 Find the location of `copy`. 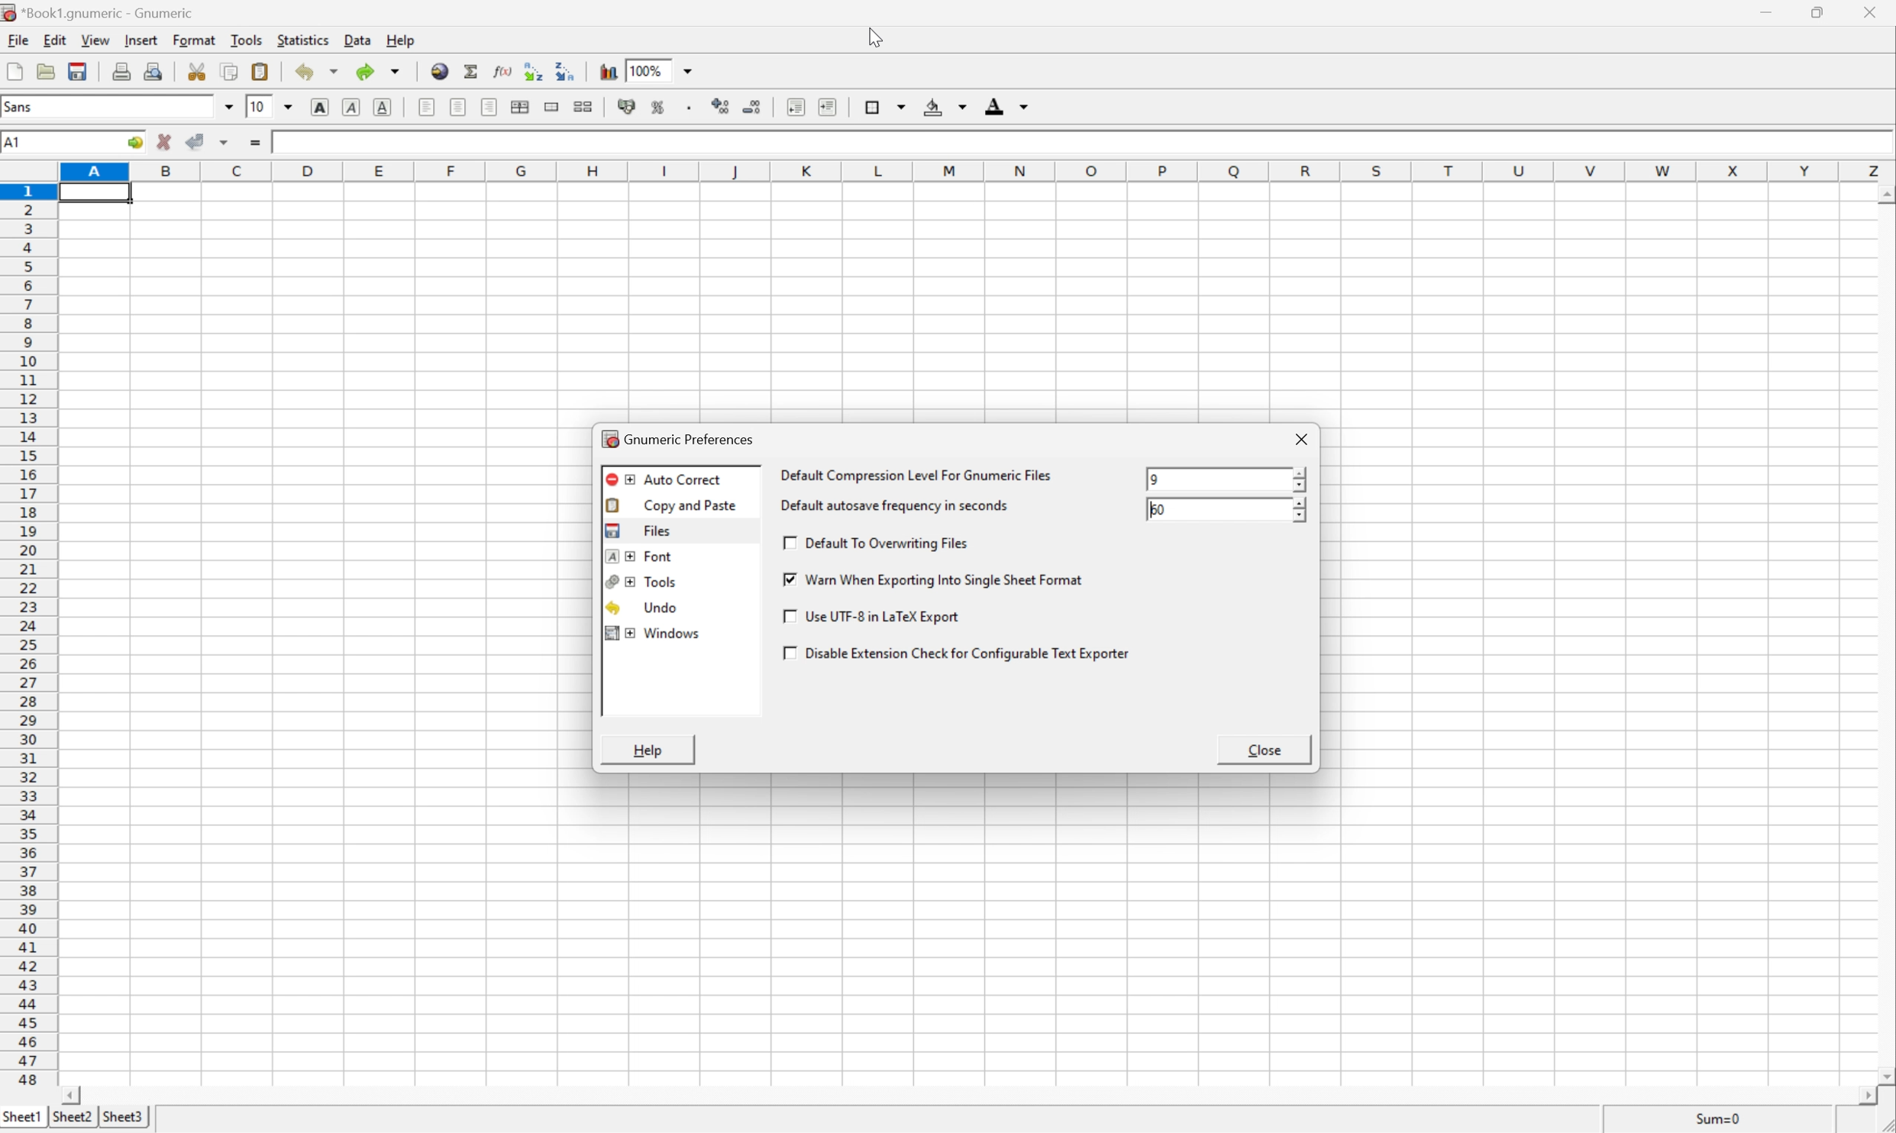

copy is located at coordinates (228, 69).